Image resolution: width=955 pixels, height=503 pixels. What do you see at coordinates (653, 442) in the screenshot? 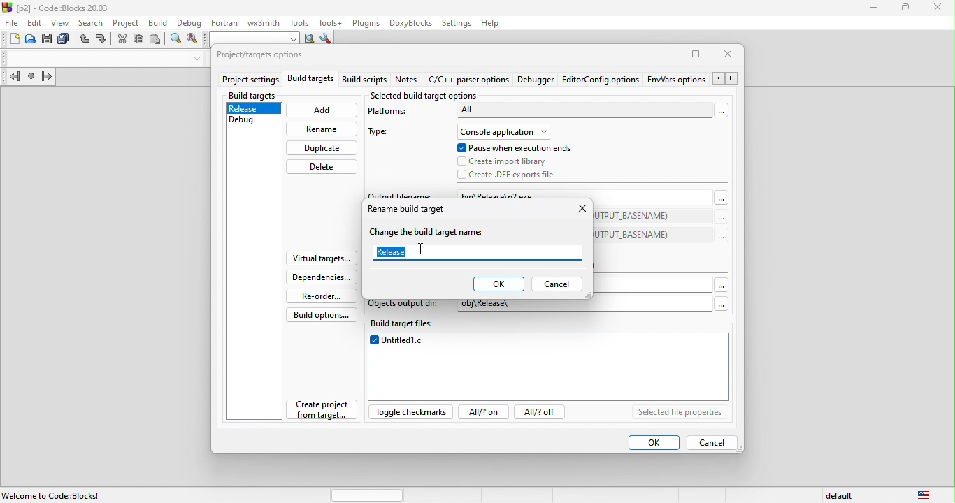
I see `ok` at bounding box center [653, 442].